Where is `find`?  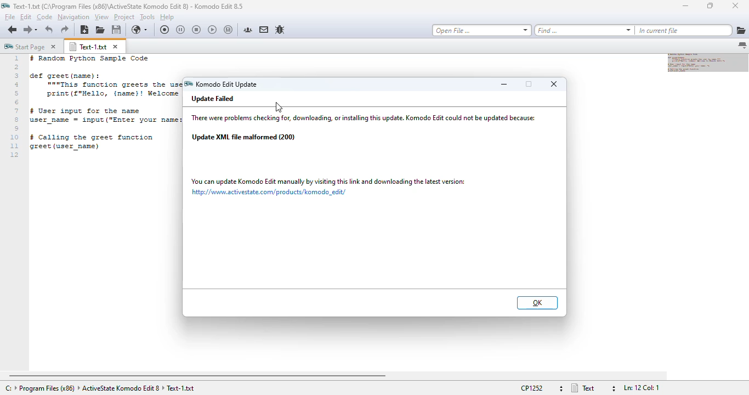 find is located at coordinates (584, 30).